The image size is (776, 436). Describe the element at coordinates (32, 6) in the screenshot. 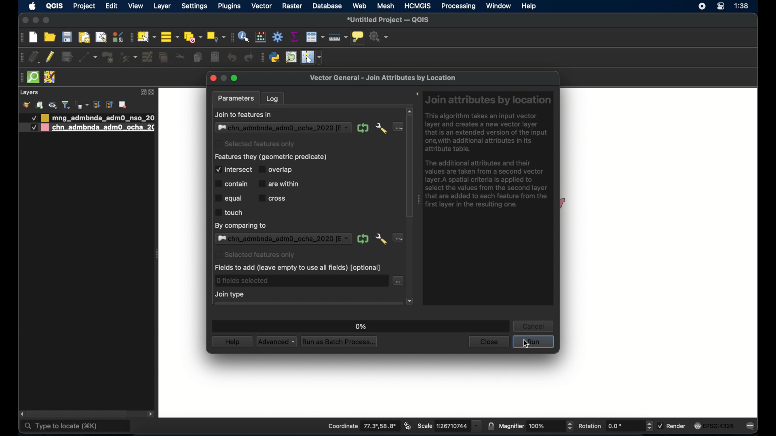

I see `apple icon` at that location.